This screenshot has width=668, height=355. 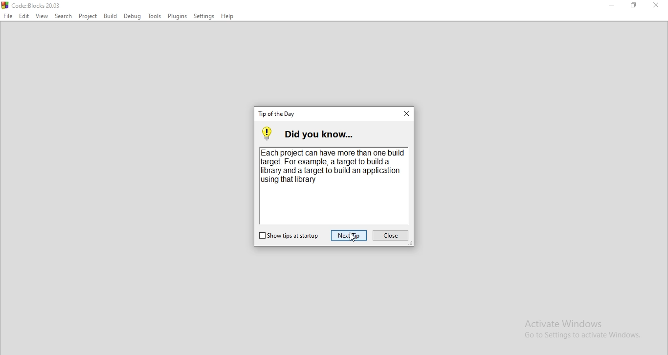 I want to click on Restore, so click(x=634, y=6).